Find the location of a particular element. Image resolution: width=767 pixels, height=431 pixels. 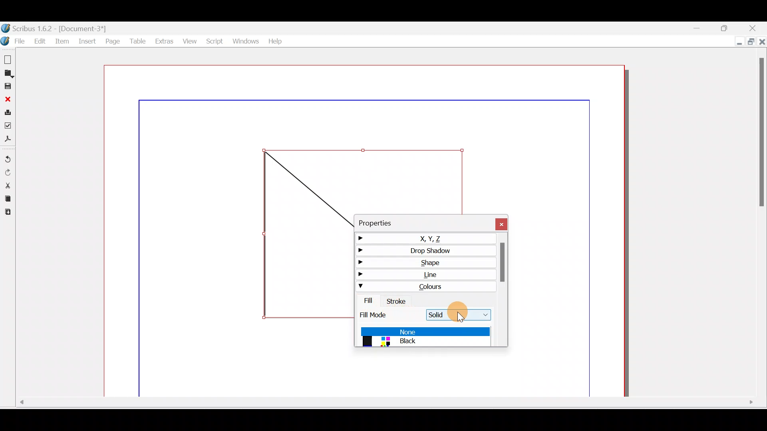

Line is located at coordinates (425, 274).